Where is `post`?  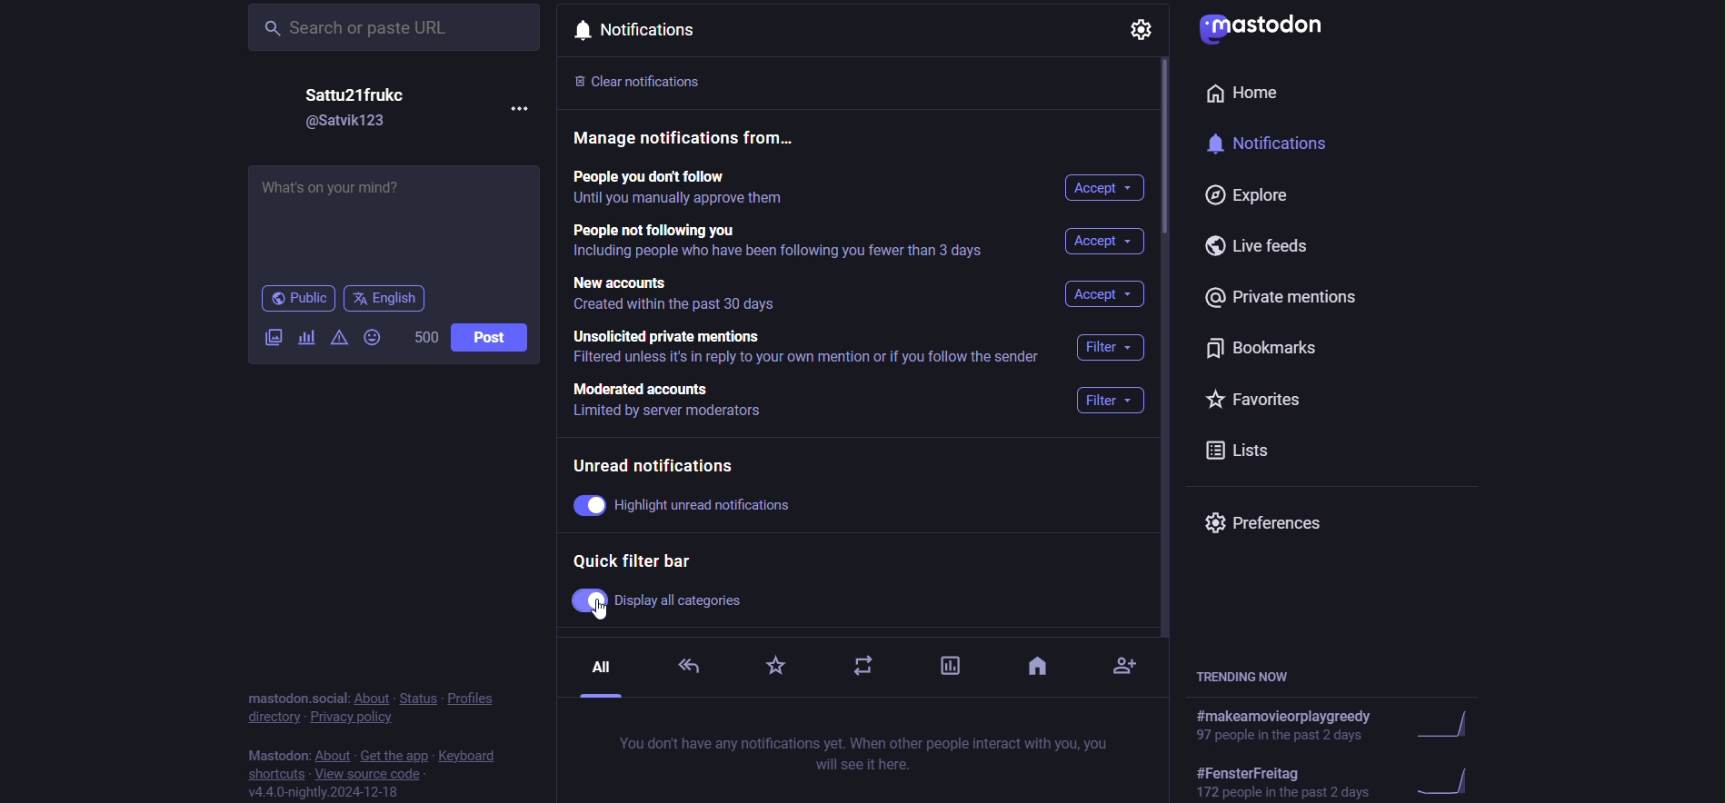 post is located at coordinates (494, 340).